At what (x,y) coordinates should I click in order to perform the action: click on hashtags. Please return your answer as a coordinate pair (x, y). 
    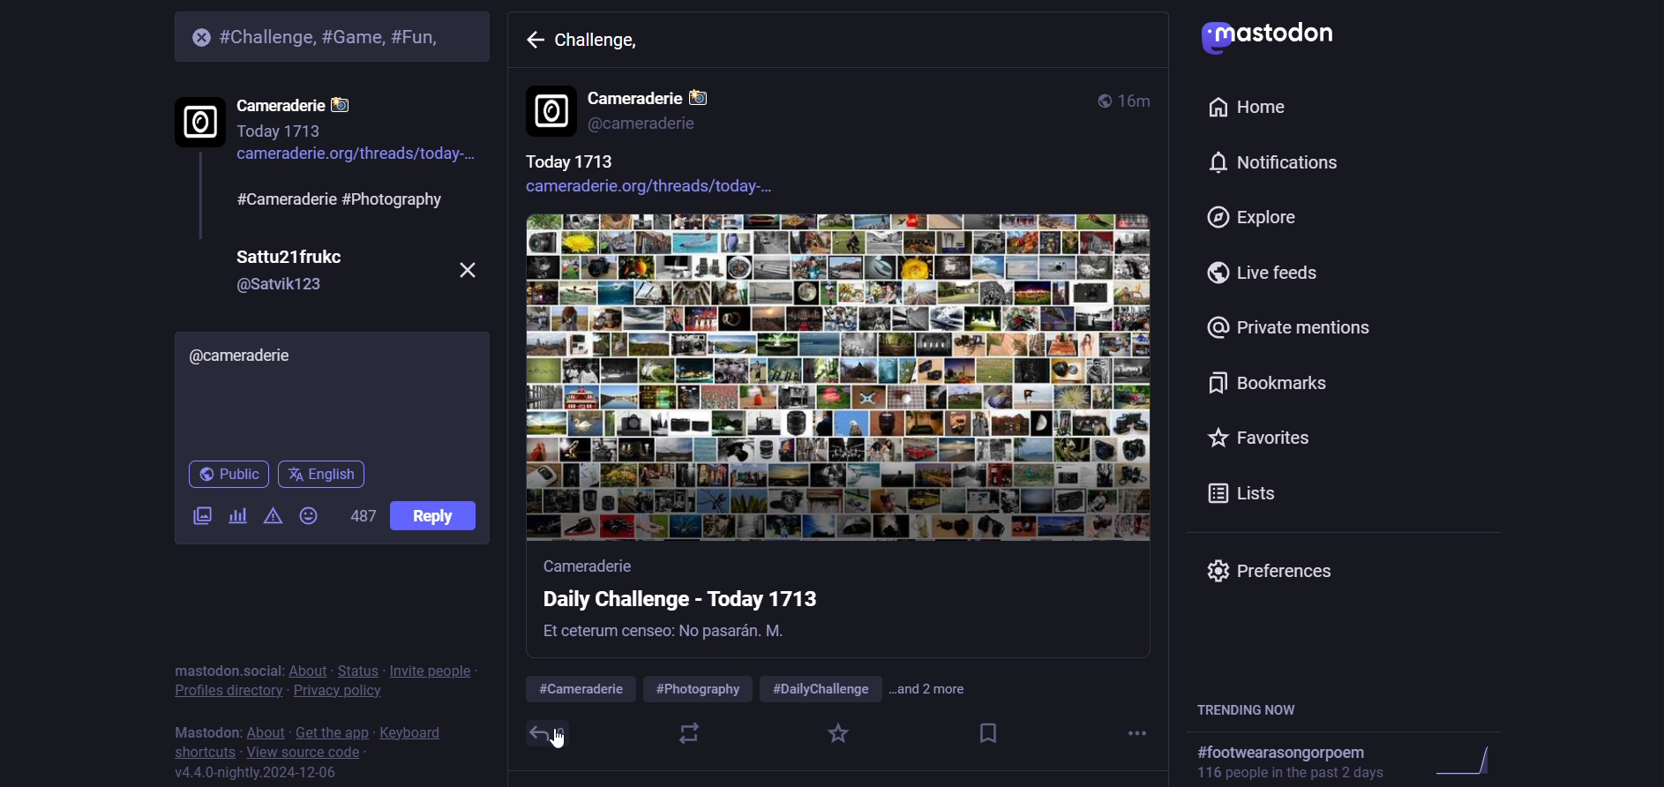
    Looking at the image, I should click on (341, 199).